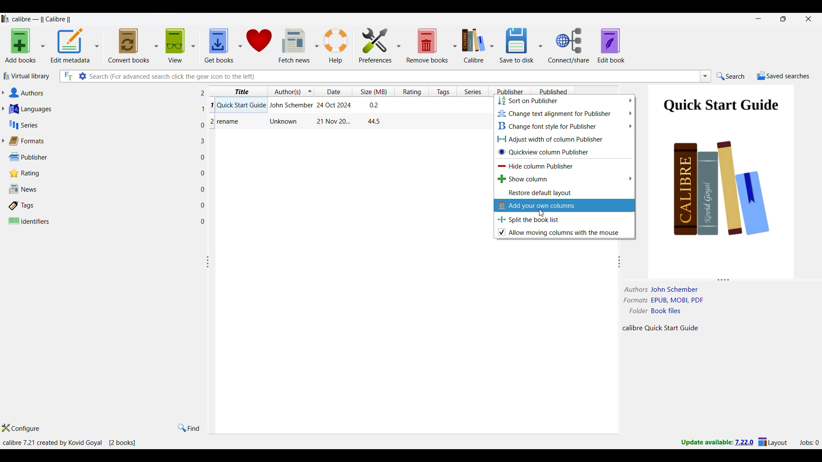 This screenshot has width=822, height=462. Describe the element at coordinates (564, 205) in the screenshot. I see `Add your own columns, highlighted by cursor` at that location.